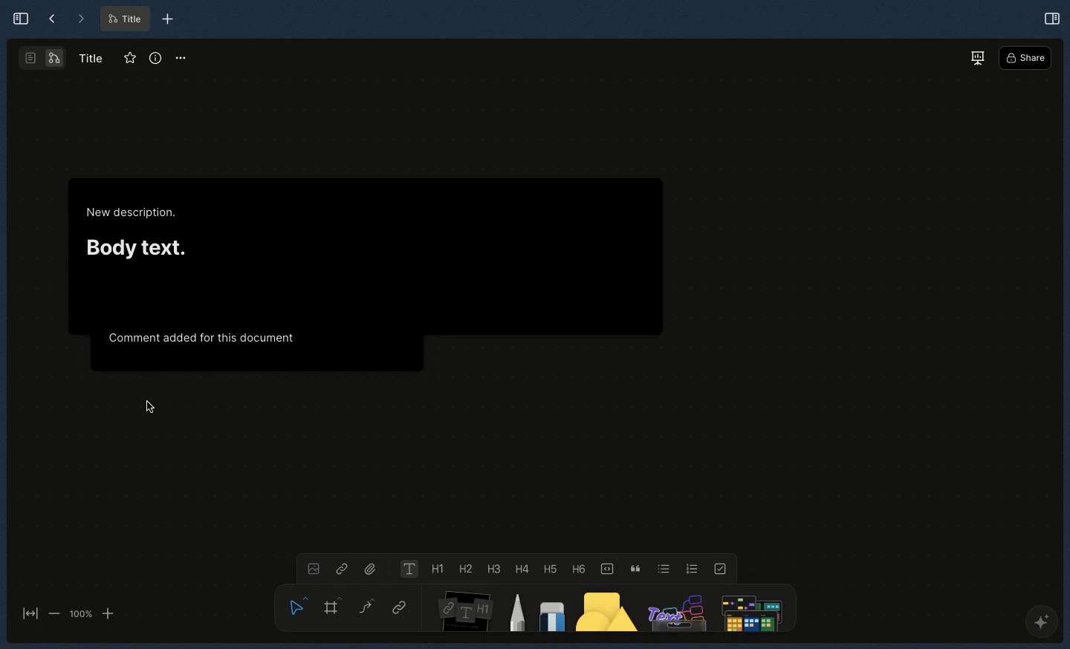 The image size is (1070, 649). I want to click on Fit to screen, so click(28, 615).